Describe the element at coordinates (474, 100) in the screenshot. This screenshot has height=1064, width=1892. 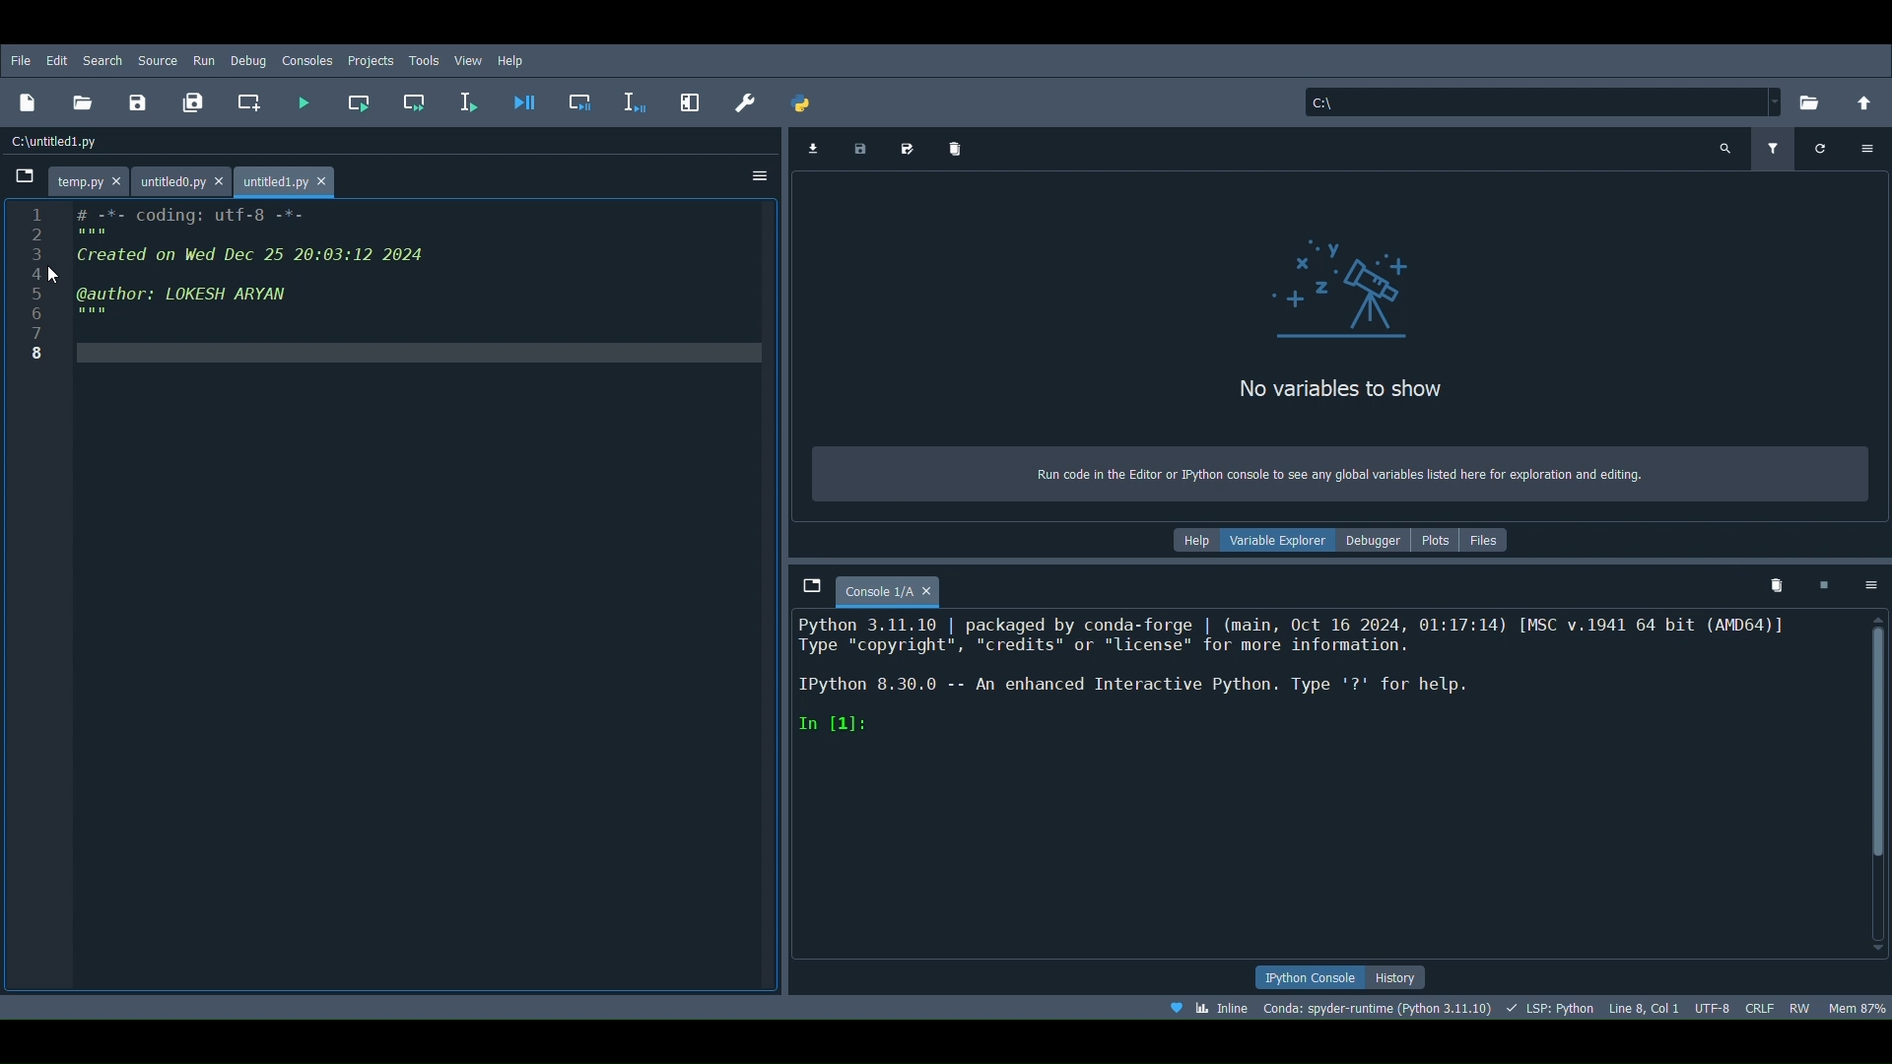
I see `Run selection or current line (F9)` at that location.